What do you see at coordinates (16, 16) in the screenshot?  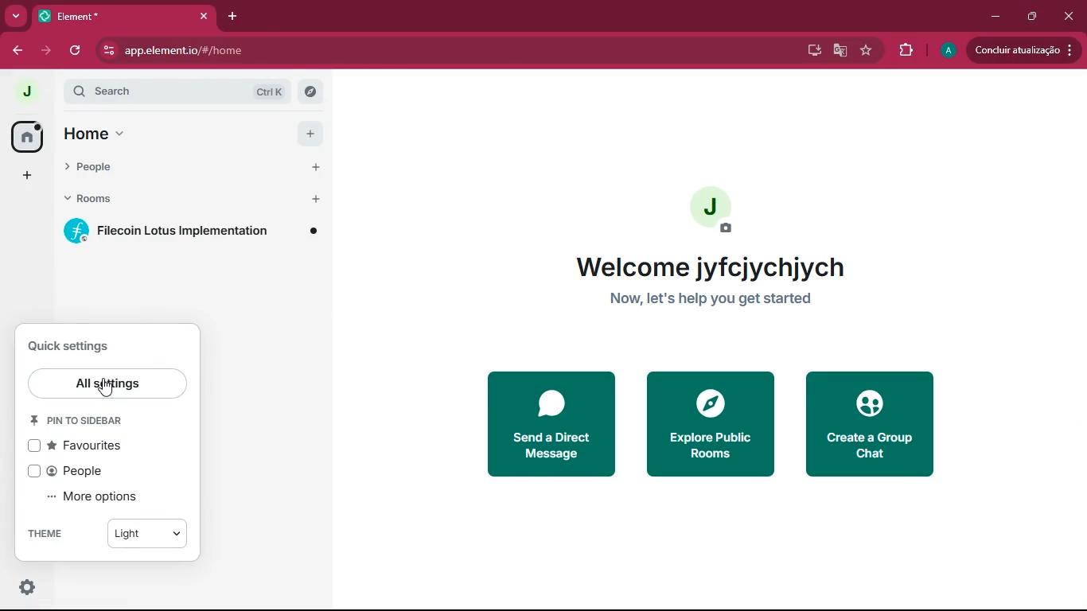 I see `more` at bounding box center [16, 16].